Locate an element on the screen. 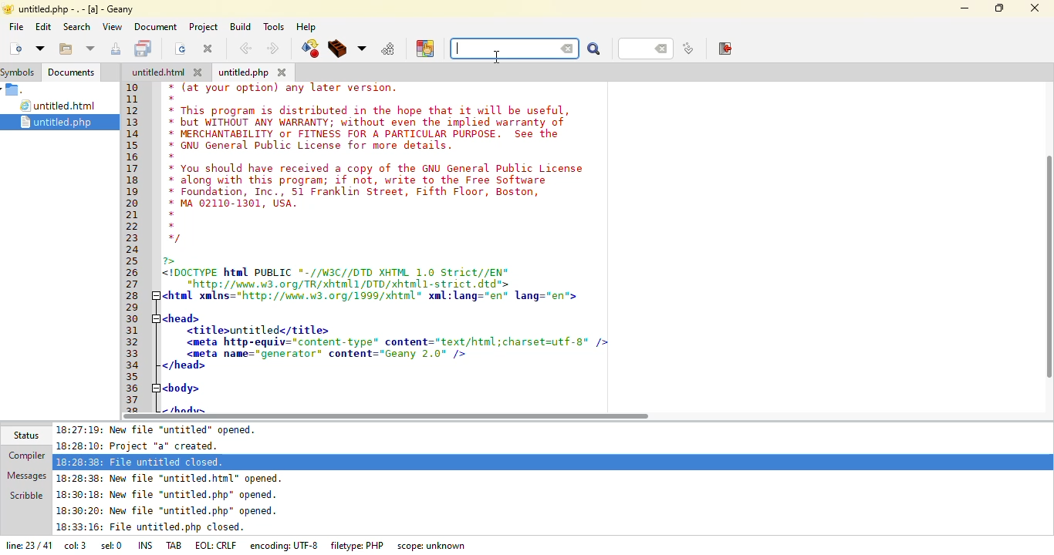 Image resolution: width=1054 pixels, height=555 pixels. new is located at coordinates (15, 48).